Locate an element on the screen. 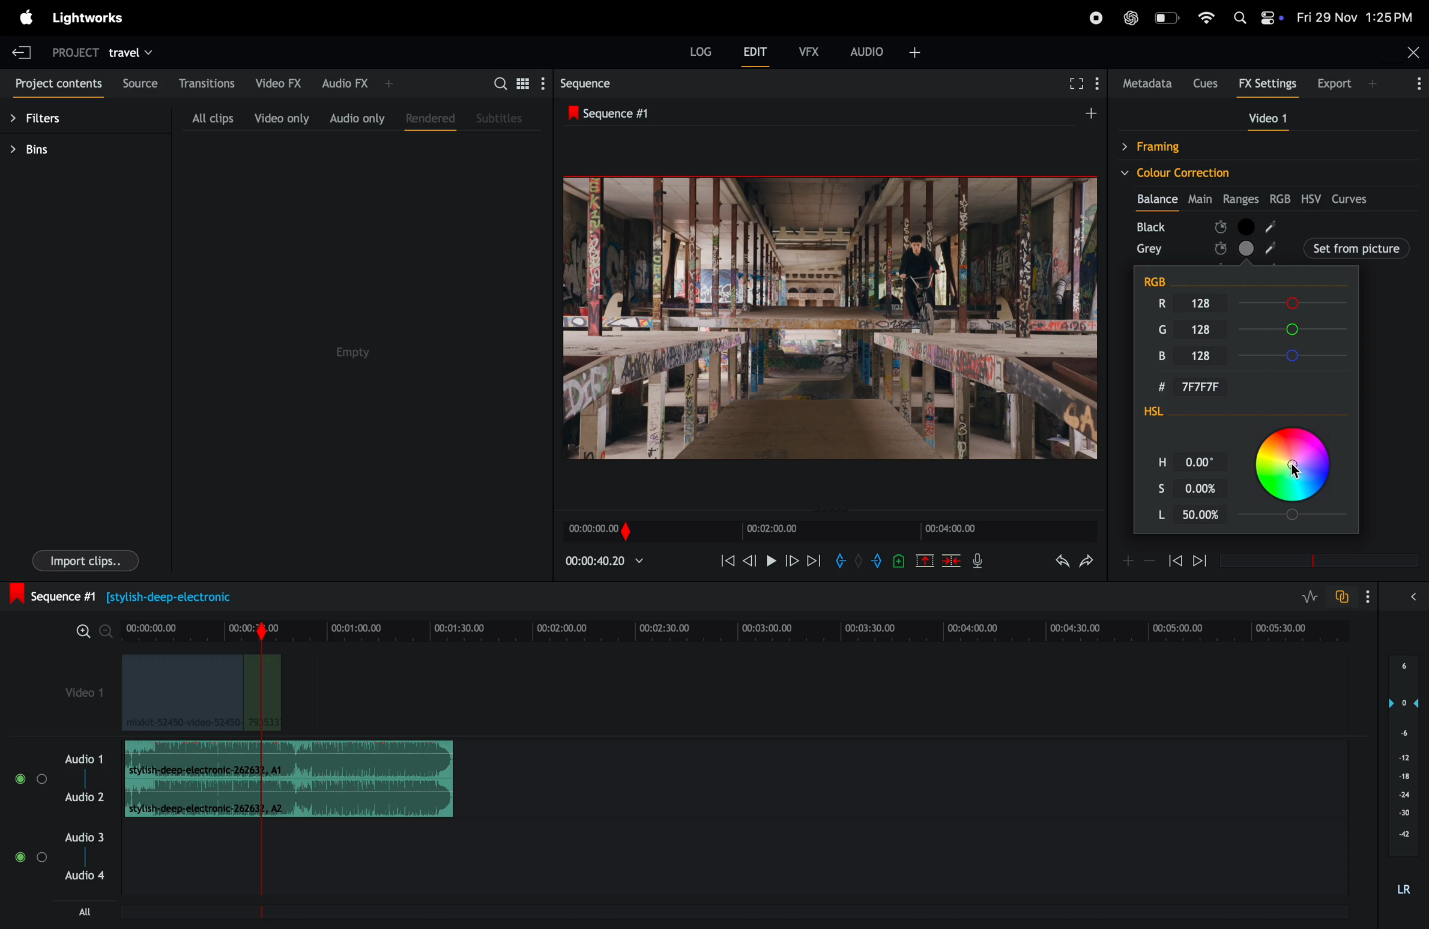  edit is located at coordinates (757, 55).